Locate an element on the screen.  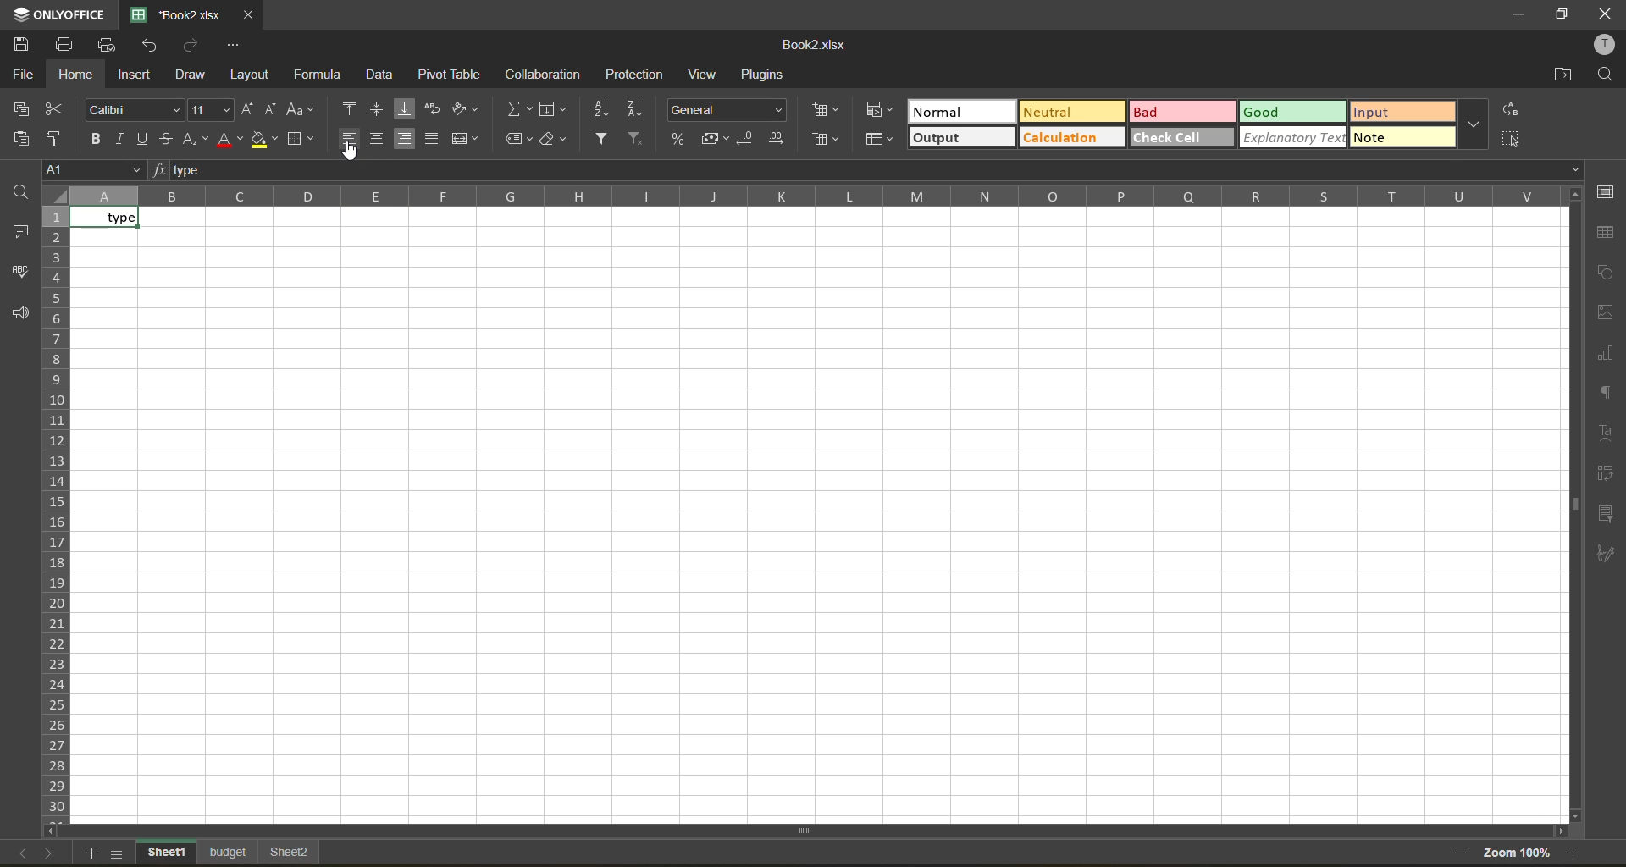
close is located at coordinates (1607, 13).